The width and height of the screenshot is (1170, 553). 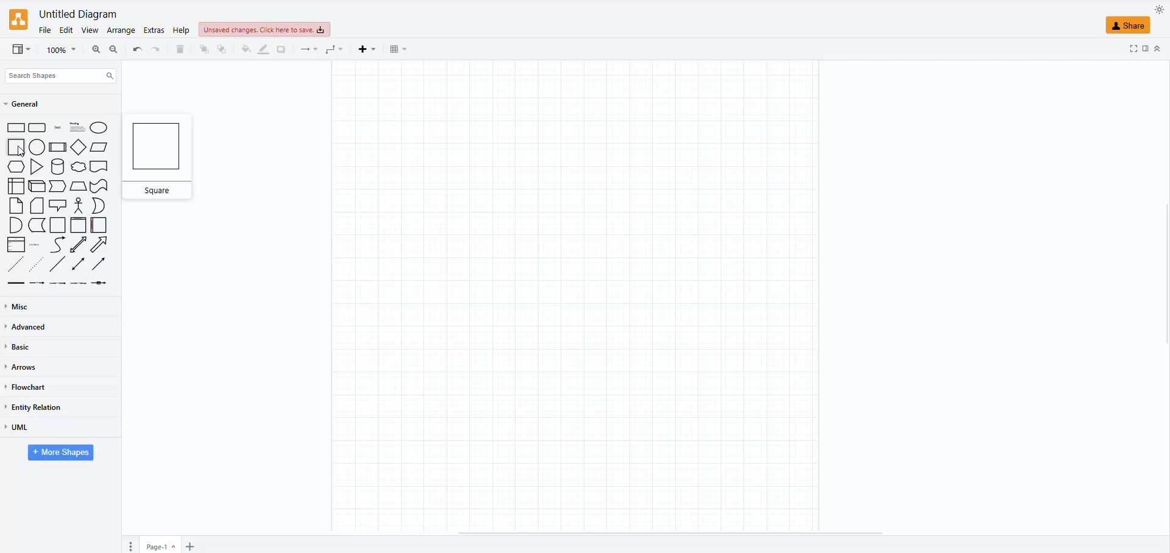 What do you see at coordinates (155, 48) in the screenshot?
I see `undo` at bounding box center [155, 48].